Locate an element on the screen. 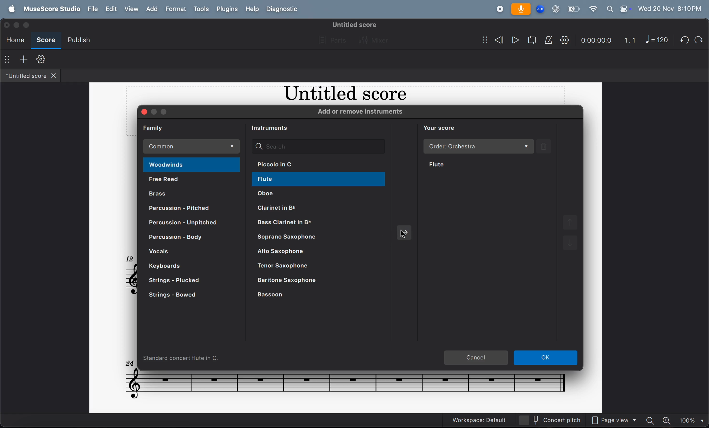 This screenshot has height=428, width=709. mixer is located at coordinates (372, 39).